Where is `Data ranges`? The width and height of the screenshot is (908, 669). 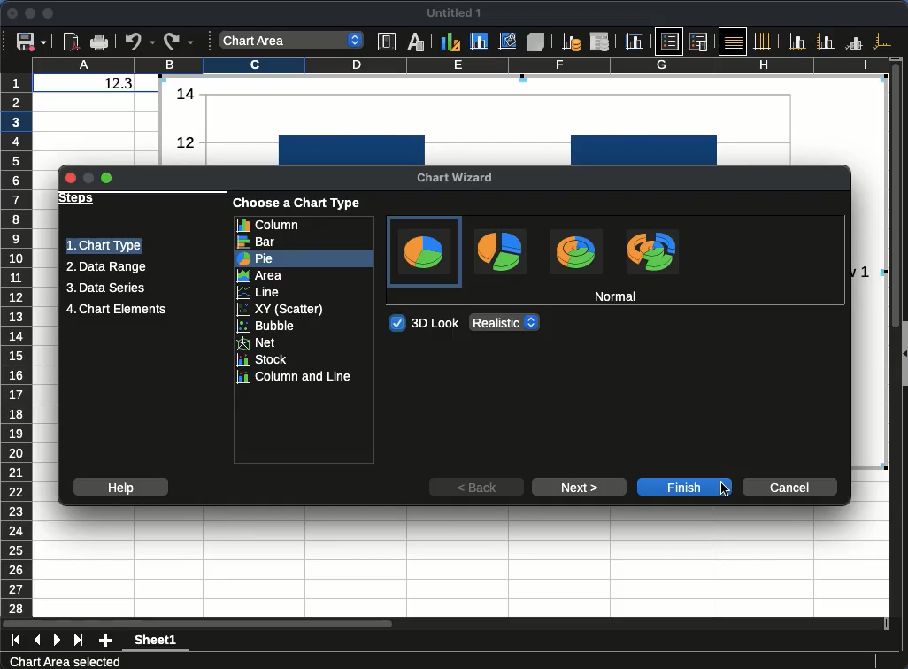 Data ranges is located at coordinates (571, 42).